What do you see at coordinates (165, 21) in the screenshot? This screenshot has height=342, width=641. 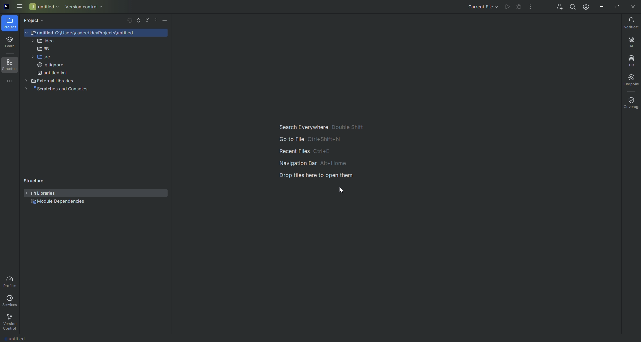 I see `Hide` at bounding box center [165, 21].